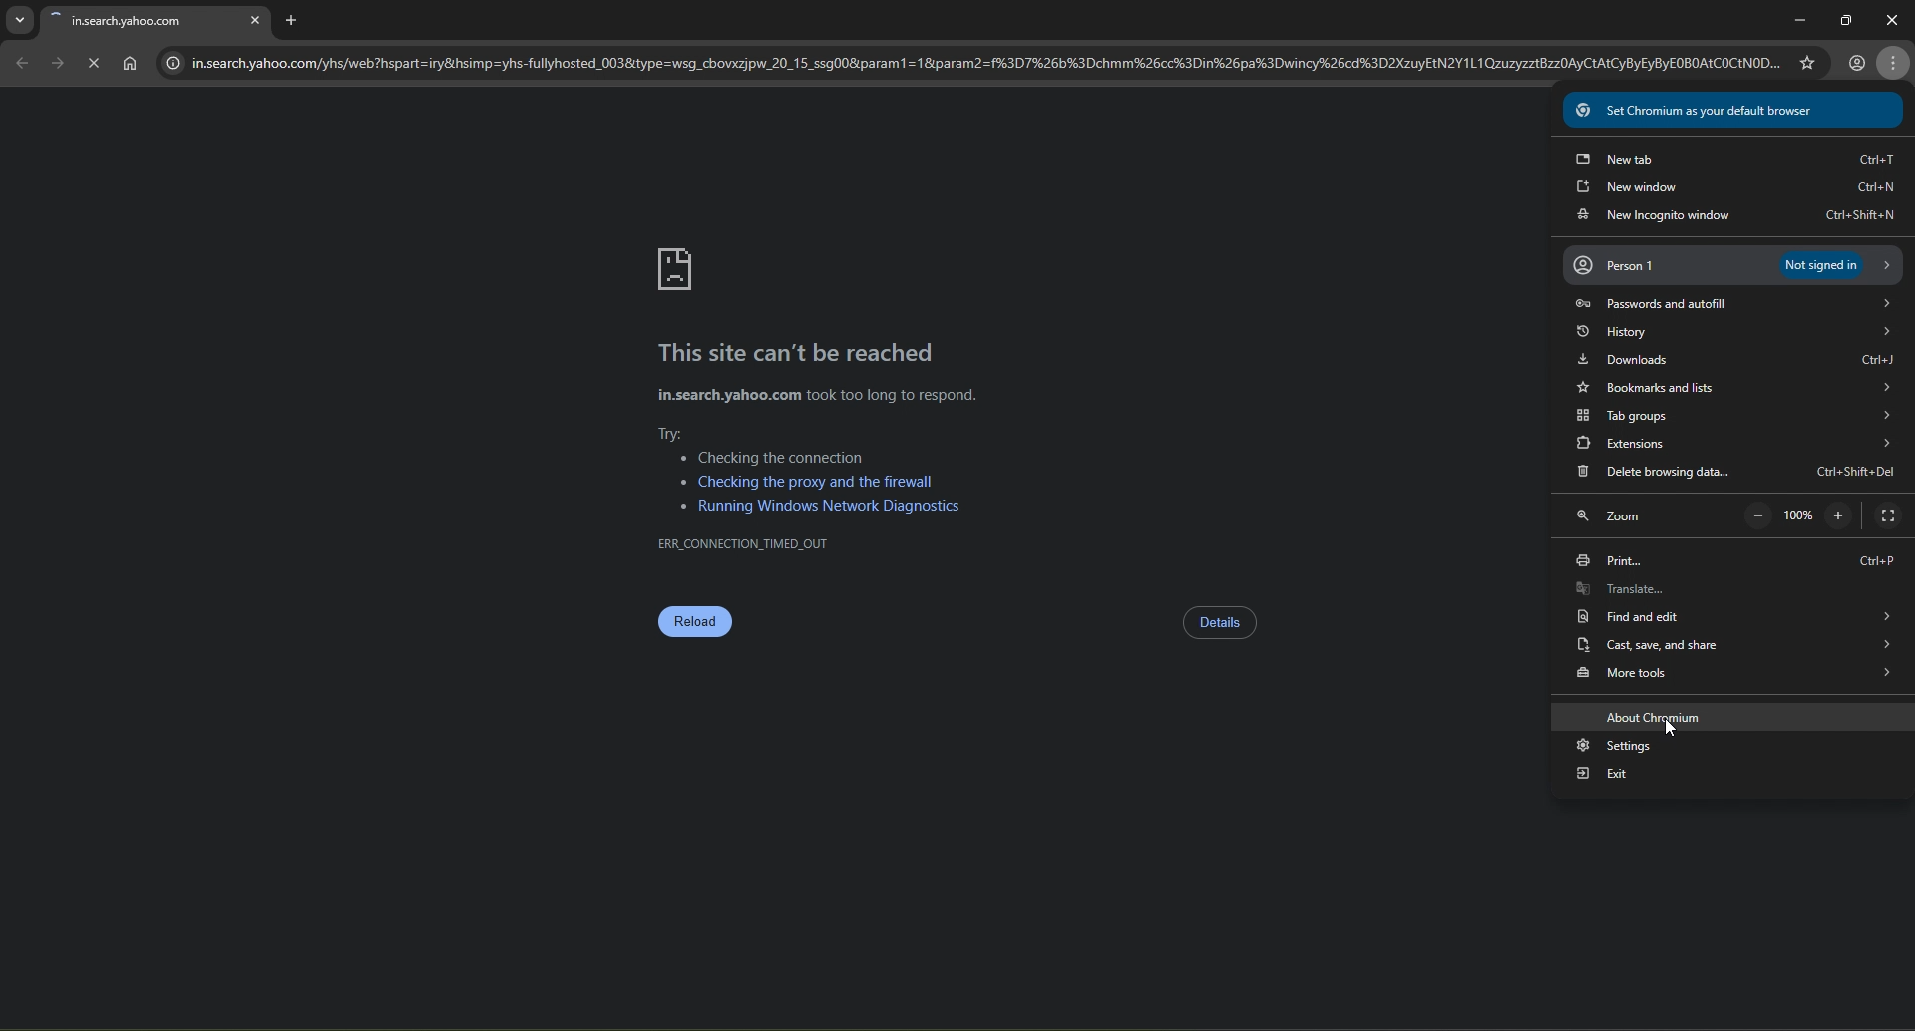 This screenshot has width=1915, height=1031. What do you see at coordinates (695, 624) in the screenshot?
I see `reload` at bounding box center [695, 624].